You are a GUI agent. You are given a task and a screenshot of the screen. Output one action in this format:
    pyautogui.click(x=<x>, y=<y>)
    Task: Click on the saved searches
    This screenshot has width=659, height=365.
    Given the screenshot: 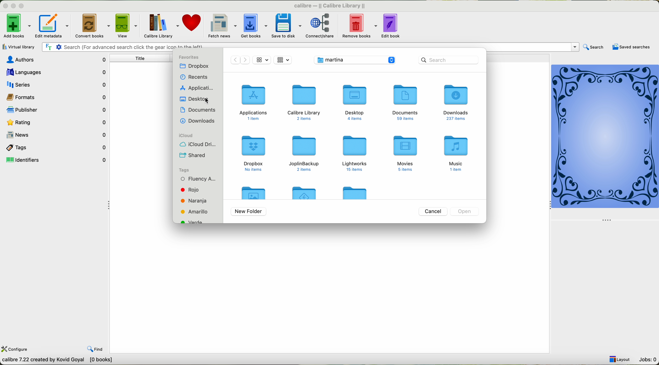 What is the action you would take?
    pyautogui.click(x=631, y=48)
    